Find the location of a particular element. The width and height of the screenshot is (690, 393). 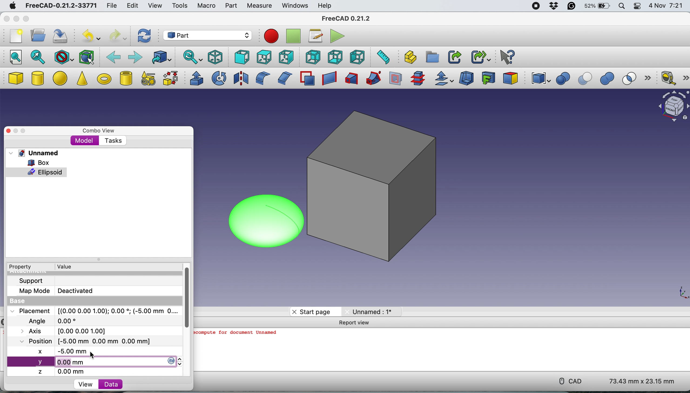

thickness is located at coordinates (467, 79).